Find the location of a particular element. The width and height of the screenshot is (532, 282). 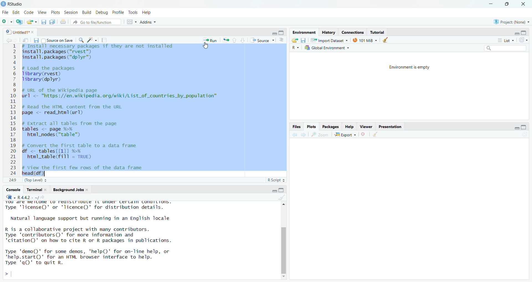

new file is located at coordinates (7, 21).